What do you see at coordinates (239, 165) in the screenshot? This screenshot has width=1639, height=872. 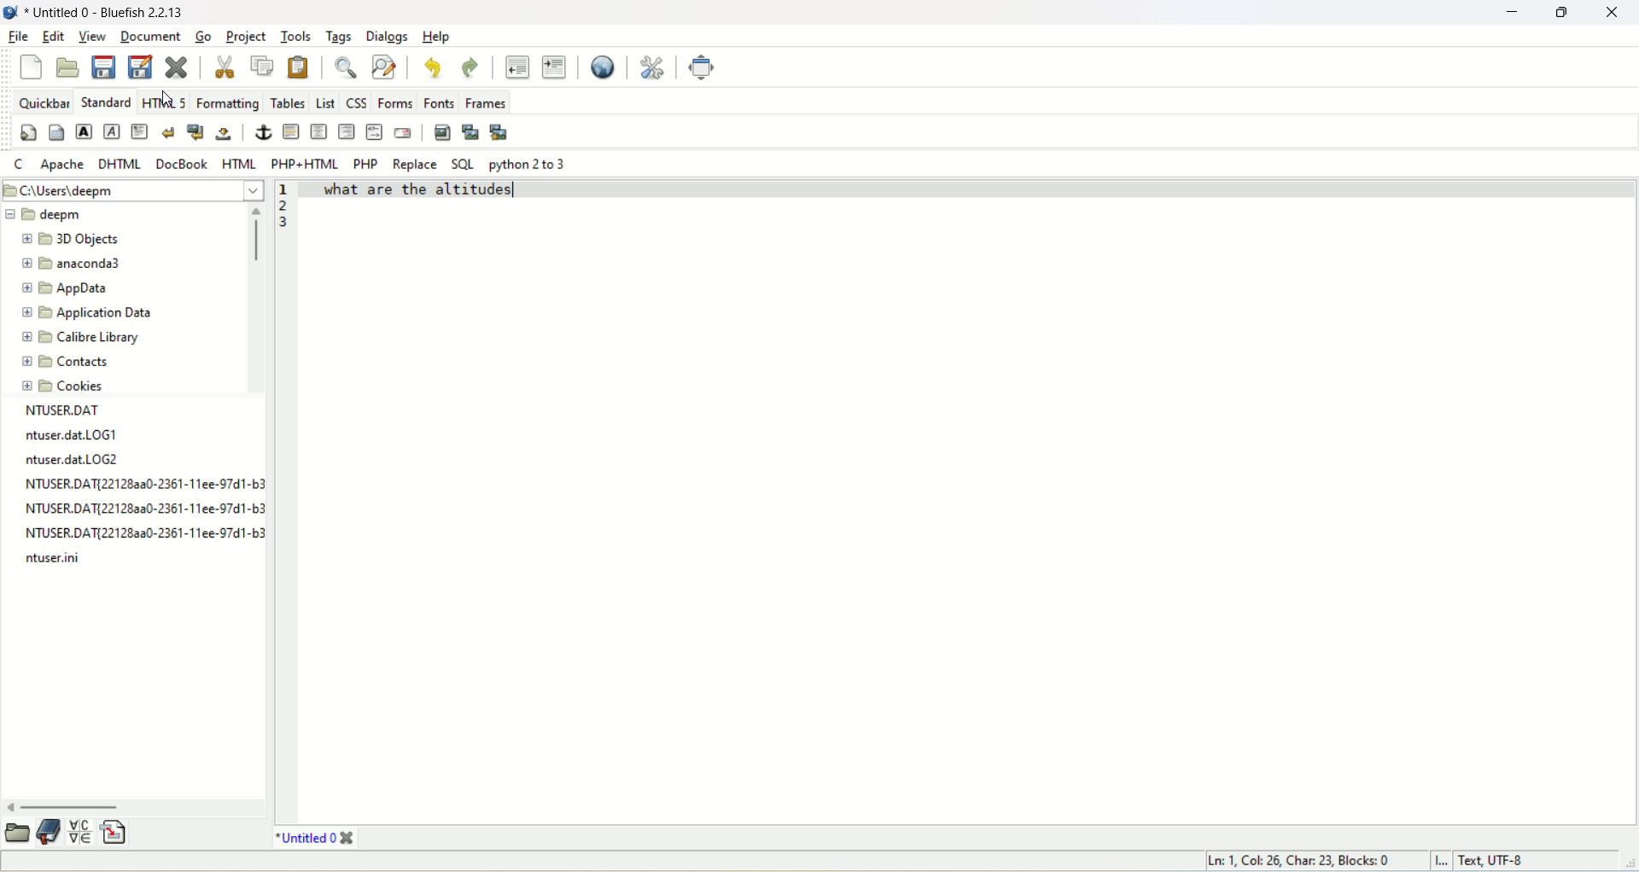 I see `HTML` at bounding box center [239, 165].